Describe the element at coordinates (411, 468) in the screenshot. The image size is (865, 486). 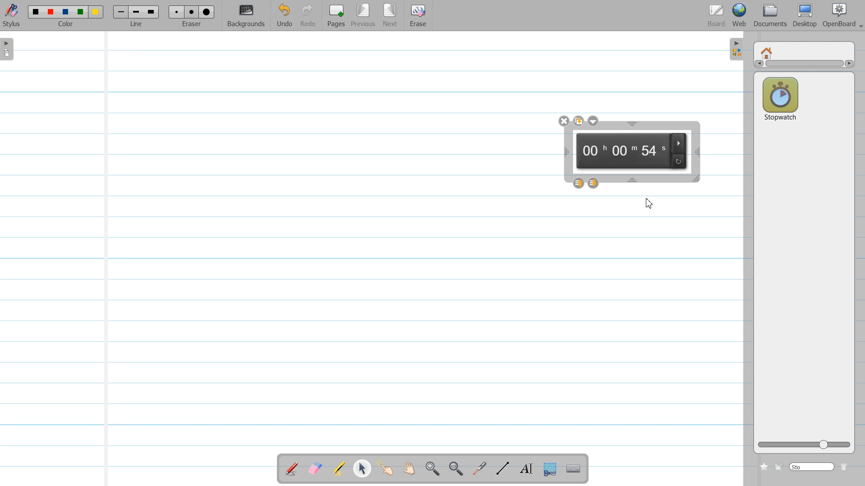
I see `Scroll Page` at that location.